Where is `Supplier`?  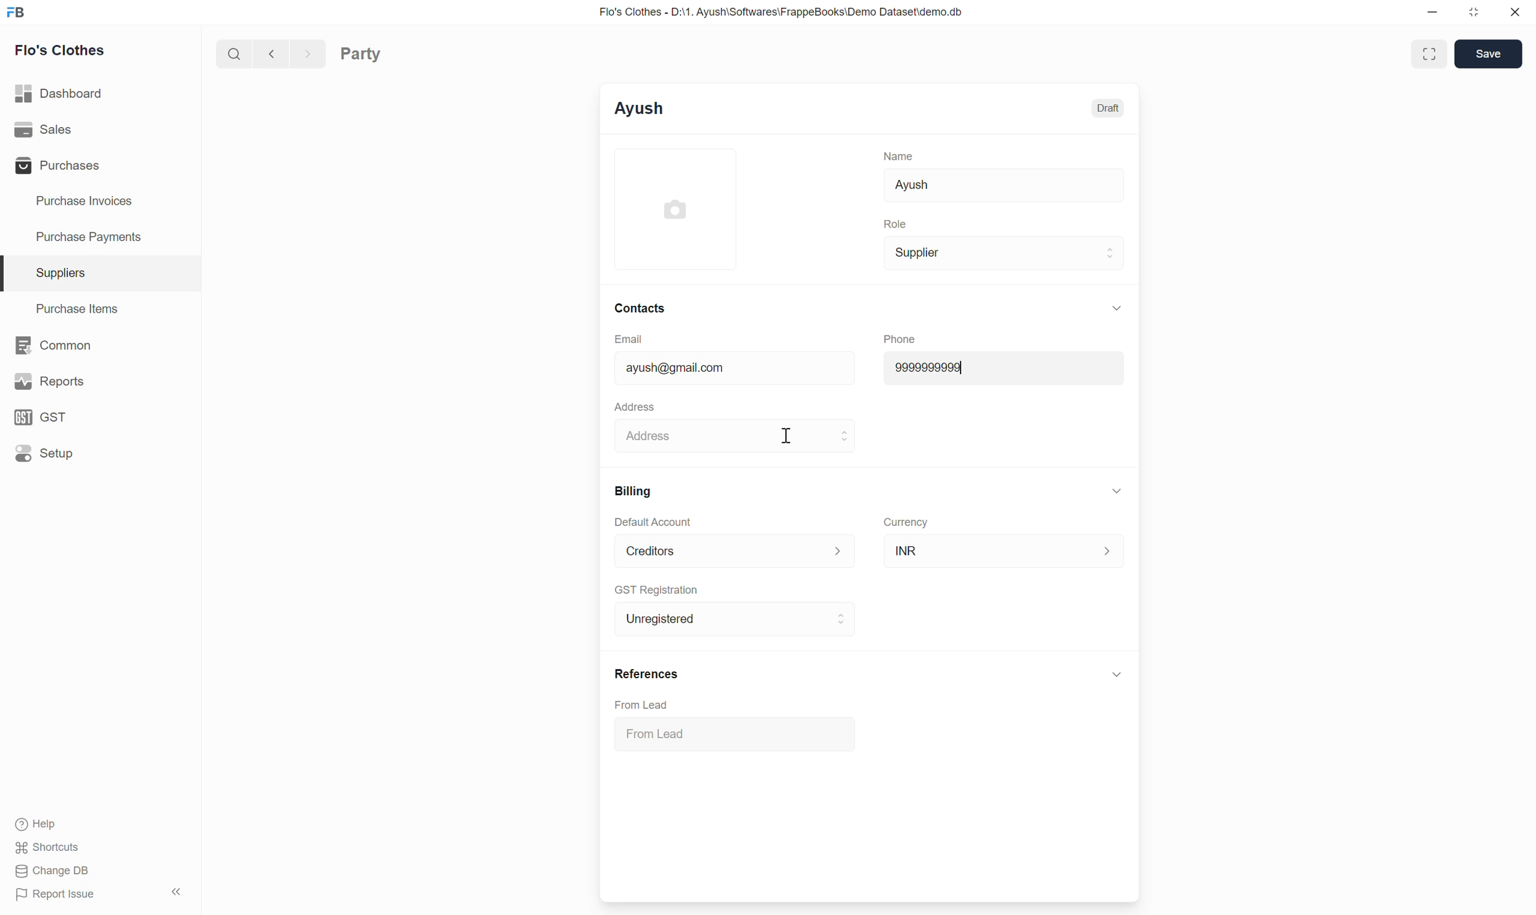
Supplier is located at coordinates (1004, 253).